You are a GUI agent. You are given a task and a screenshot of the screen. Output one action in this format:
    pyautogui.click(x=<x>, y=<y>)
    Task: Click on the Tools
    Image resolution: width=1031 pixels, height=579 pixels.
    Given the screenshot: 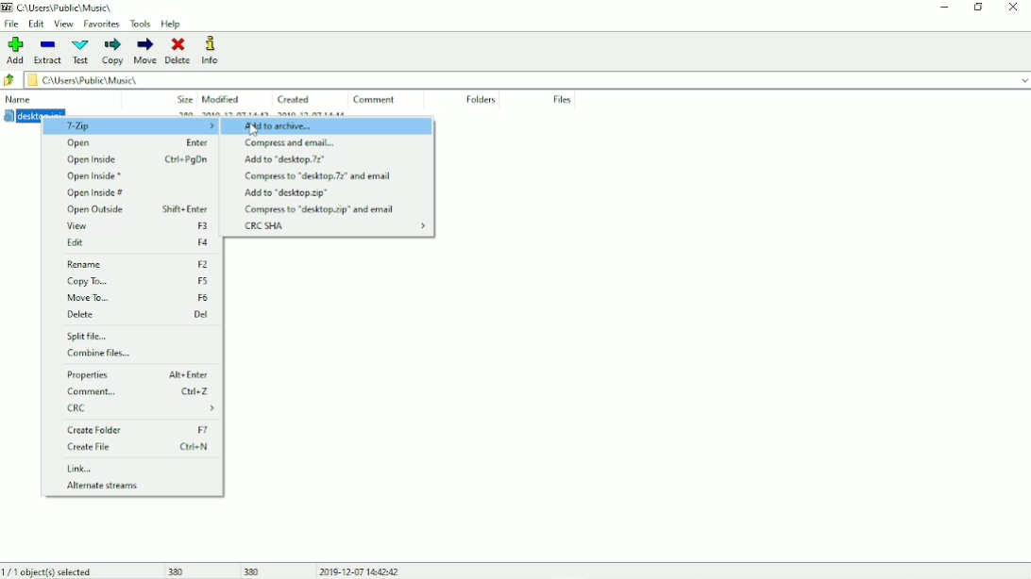 What is the action you would take?
    pyautogui.click(x=141, y=24)
    